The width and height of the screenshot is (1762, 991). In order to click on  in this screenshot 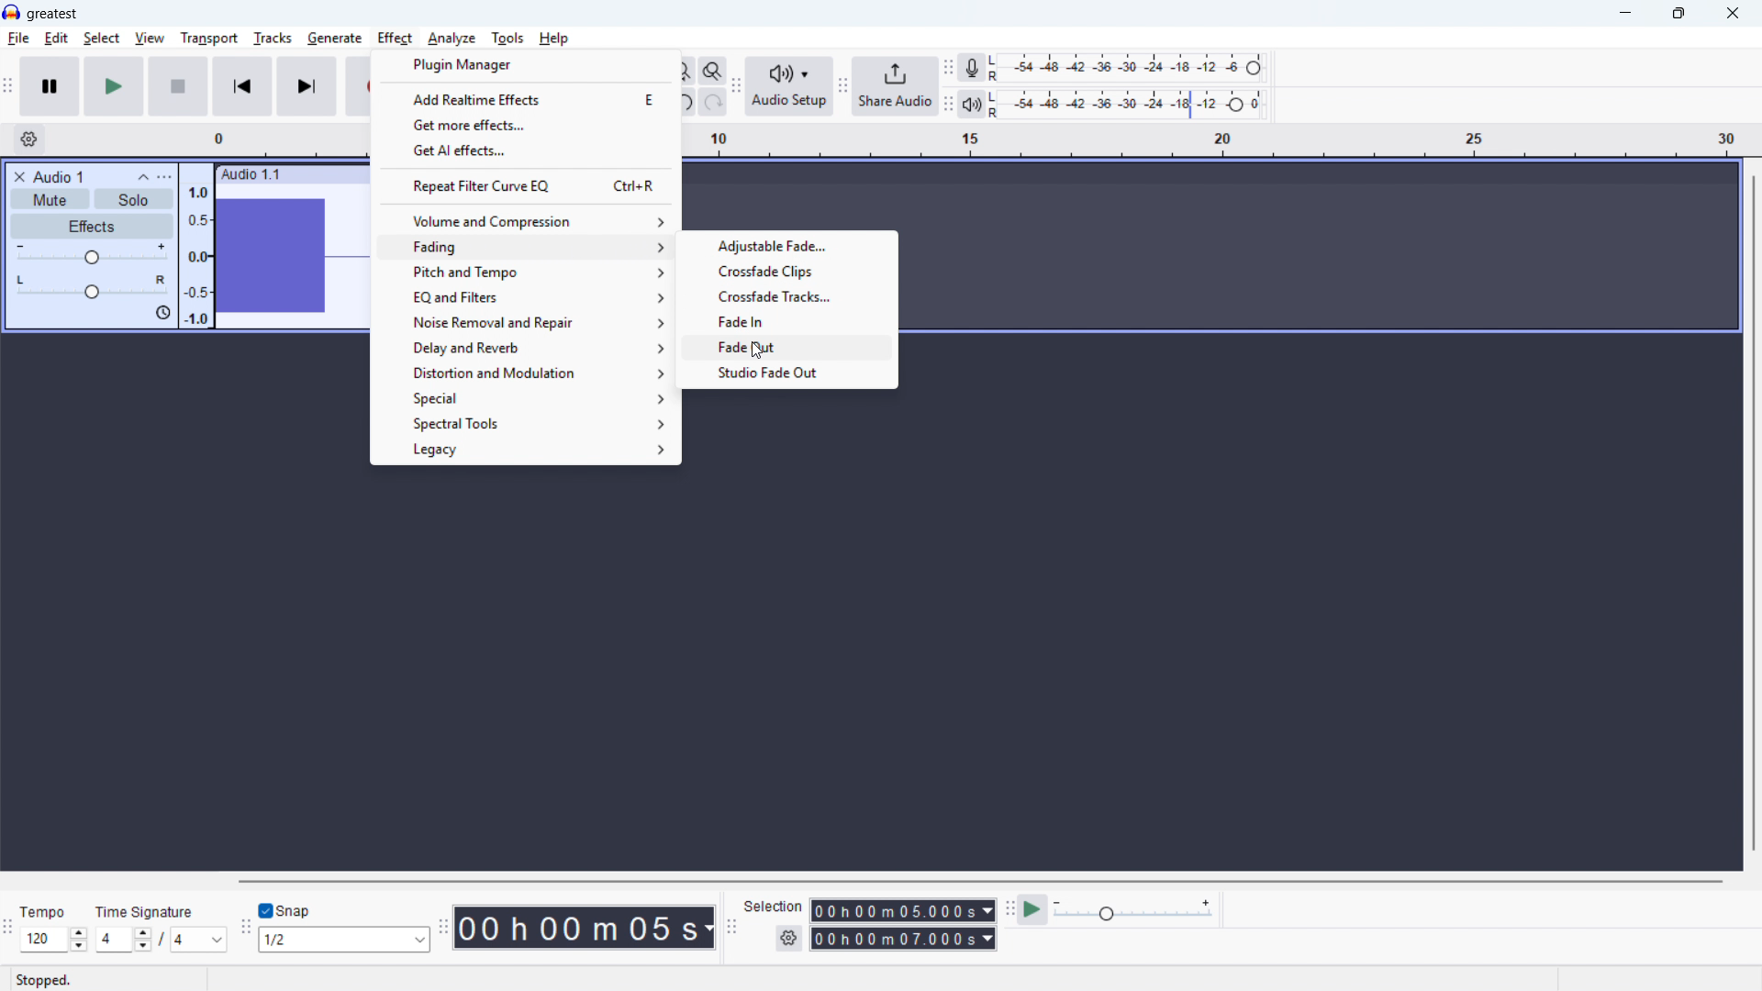, I will do `click(393, 880)`.